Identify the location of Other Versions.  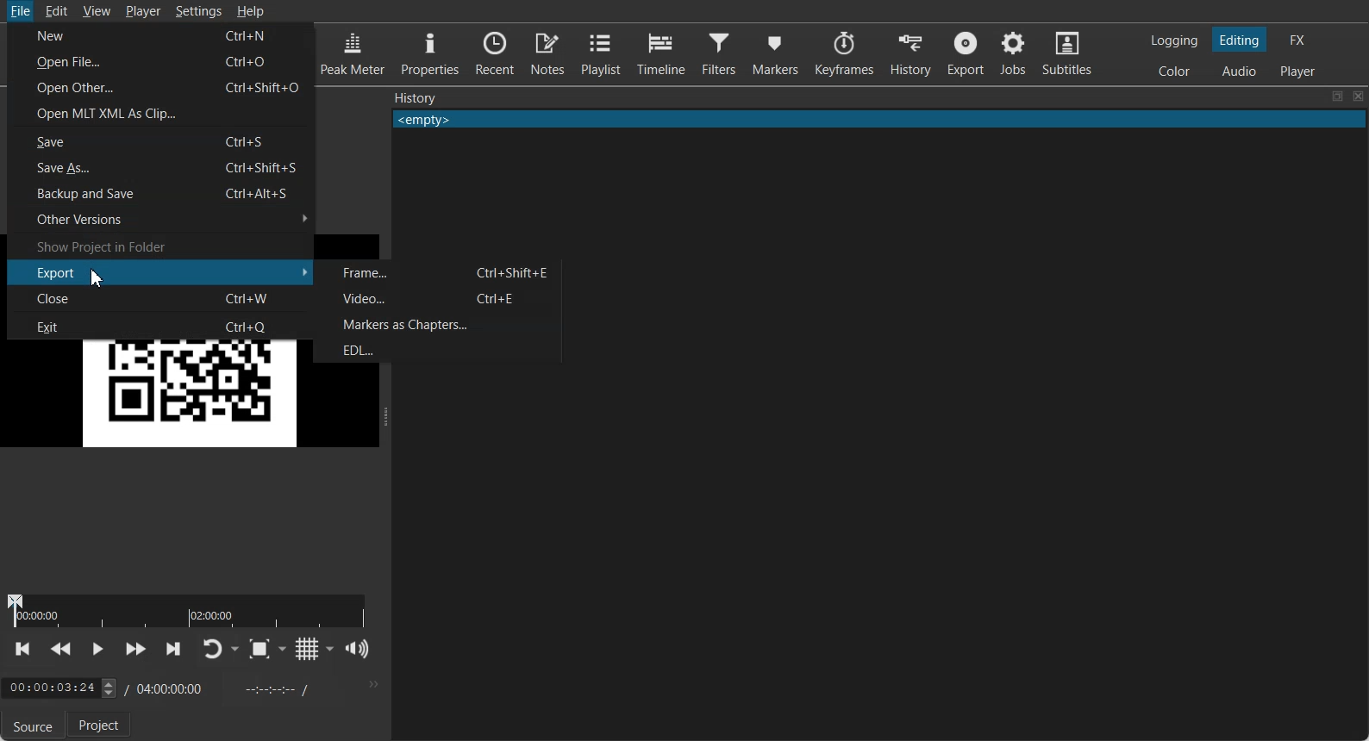
(159, 218).